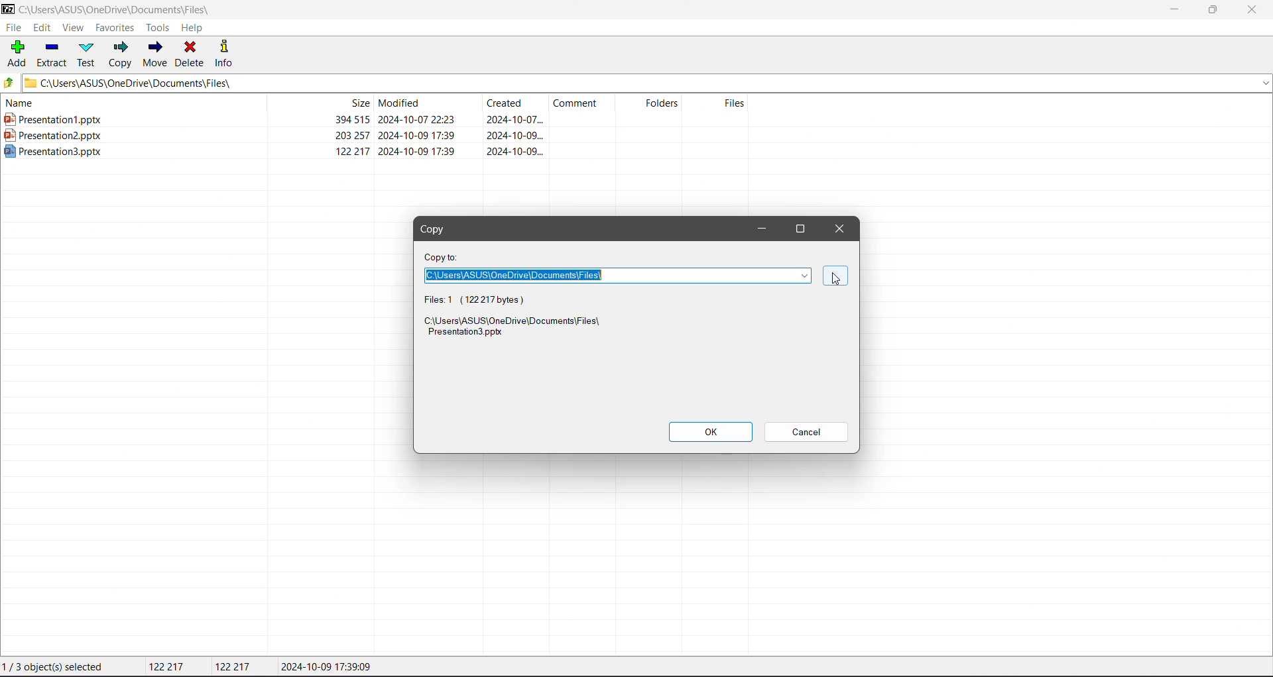 Image resolution: width=1273 pixels, height=677 pixels. What do you see at coordinates (835, 276) in the screenshot?
I see `cursor` at bounding box center [835, 276].